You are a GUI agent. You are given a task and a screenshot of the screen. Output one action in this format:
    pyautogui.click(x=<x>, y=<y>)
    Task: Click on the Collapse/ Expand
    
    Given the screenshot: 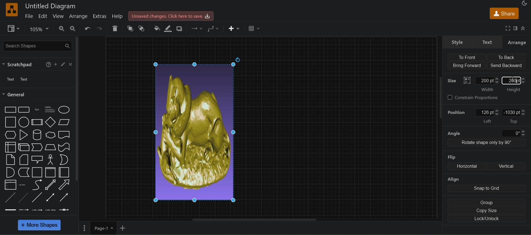 What is the action you would take?
    pyautogui.click(x=524, y=29)
    